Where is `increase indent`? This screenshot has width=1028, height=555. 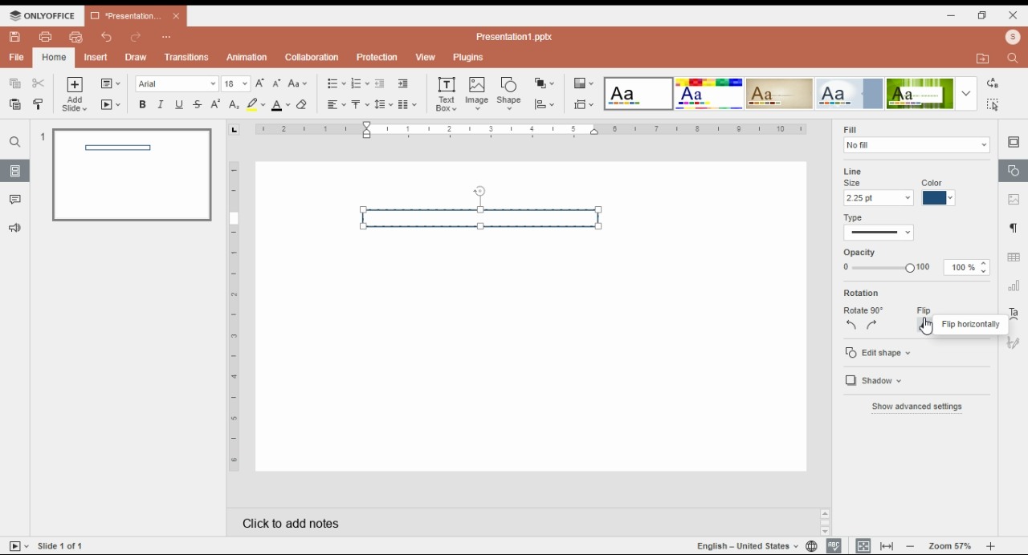
increase indent is located at coordinates (402, 83).